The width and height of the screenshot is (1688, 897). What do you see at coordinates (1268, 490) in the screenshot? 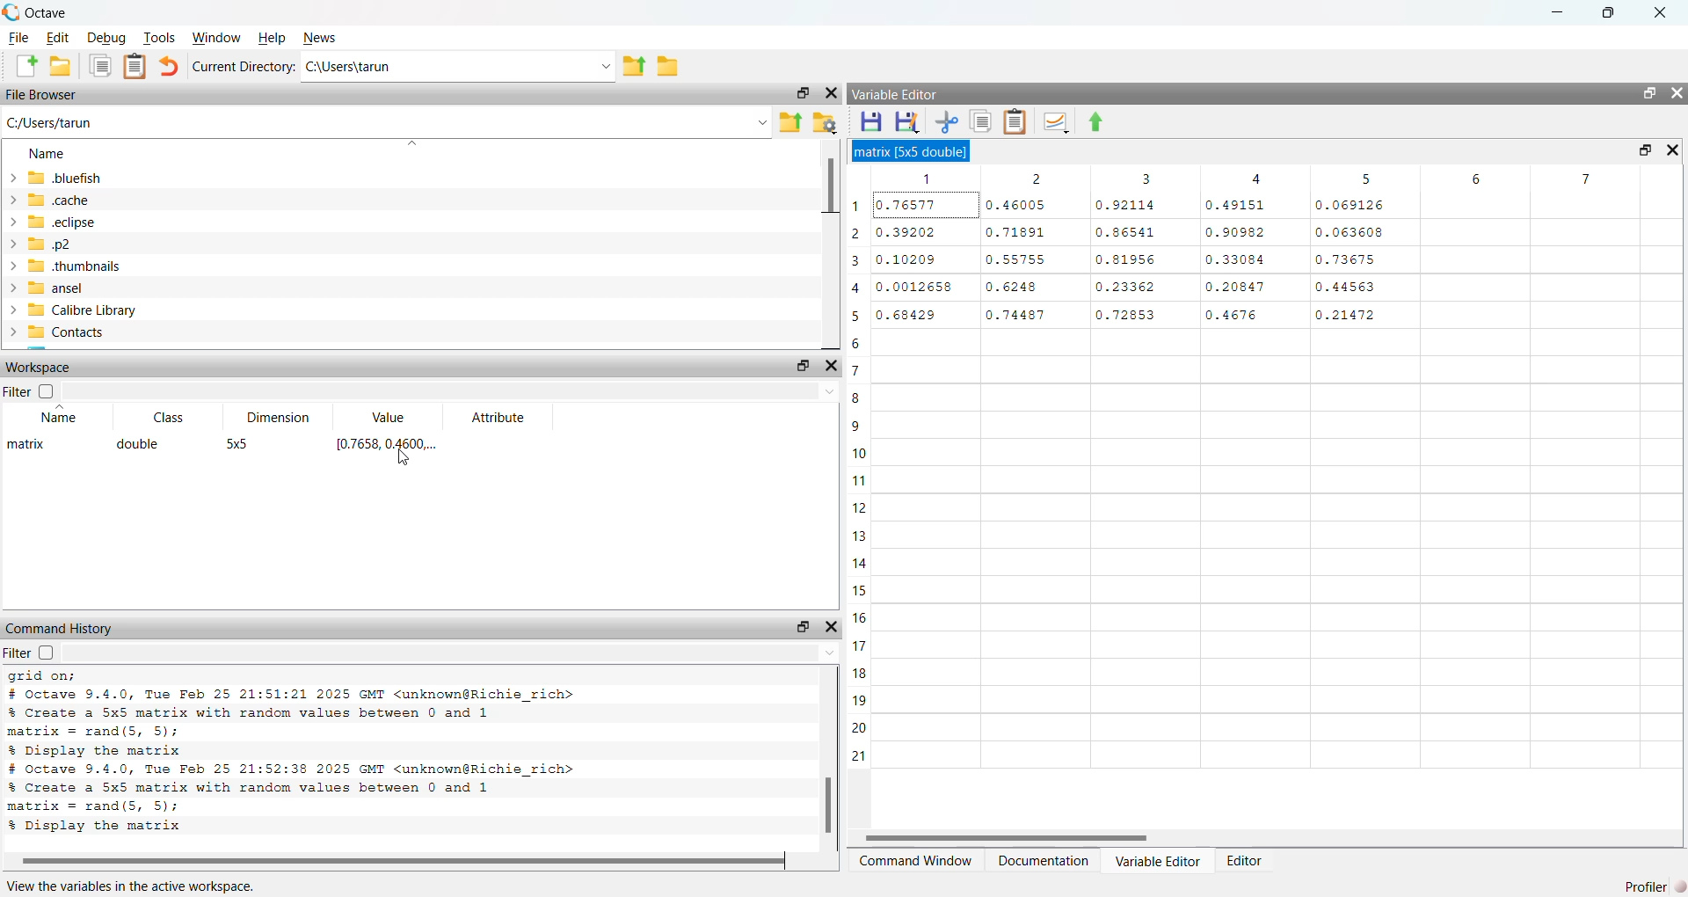
I see `1 2 3 4 5 6 7
1 {0.76577 0.46005 0.92114 0.49151 0.069126
2 0.39202 0.71891 0.86541 0.90982 0.063608
3 0.10209 0.55755 0.81956 0.33084 0.73675
4 0.0012658 0.6248 0.23362 0.20847 0.44563
5 0.68429 0.74487 0.72853 0.4676 0.21472
6
7
8
9
10` at bounding box center [1268, 490].